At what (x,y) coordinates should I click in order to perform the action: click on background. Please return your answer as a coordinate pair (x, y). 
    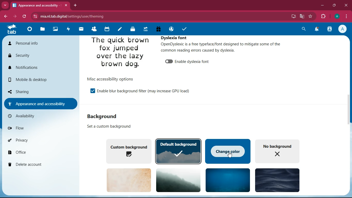
    Looking at the image, I should click on (228, 180).